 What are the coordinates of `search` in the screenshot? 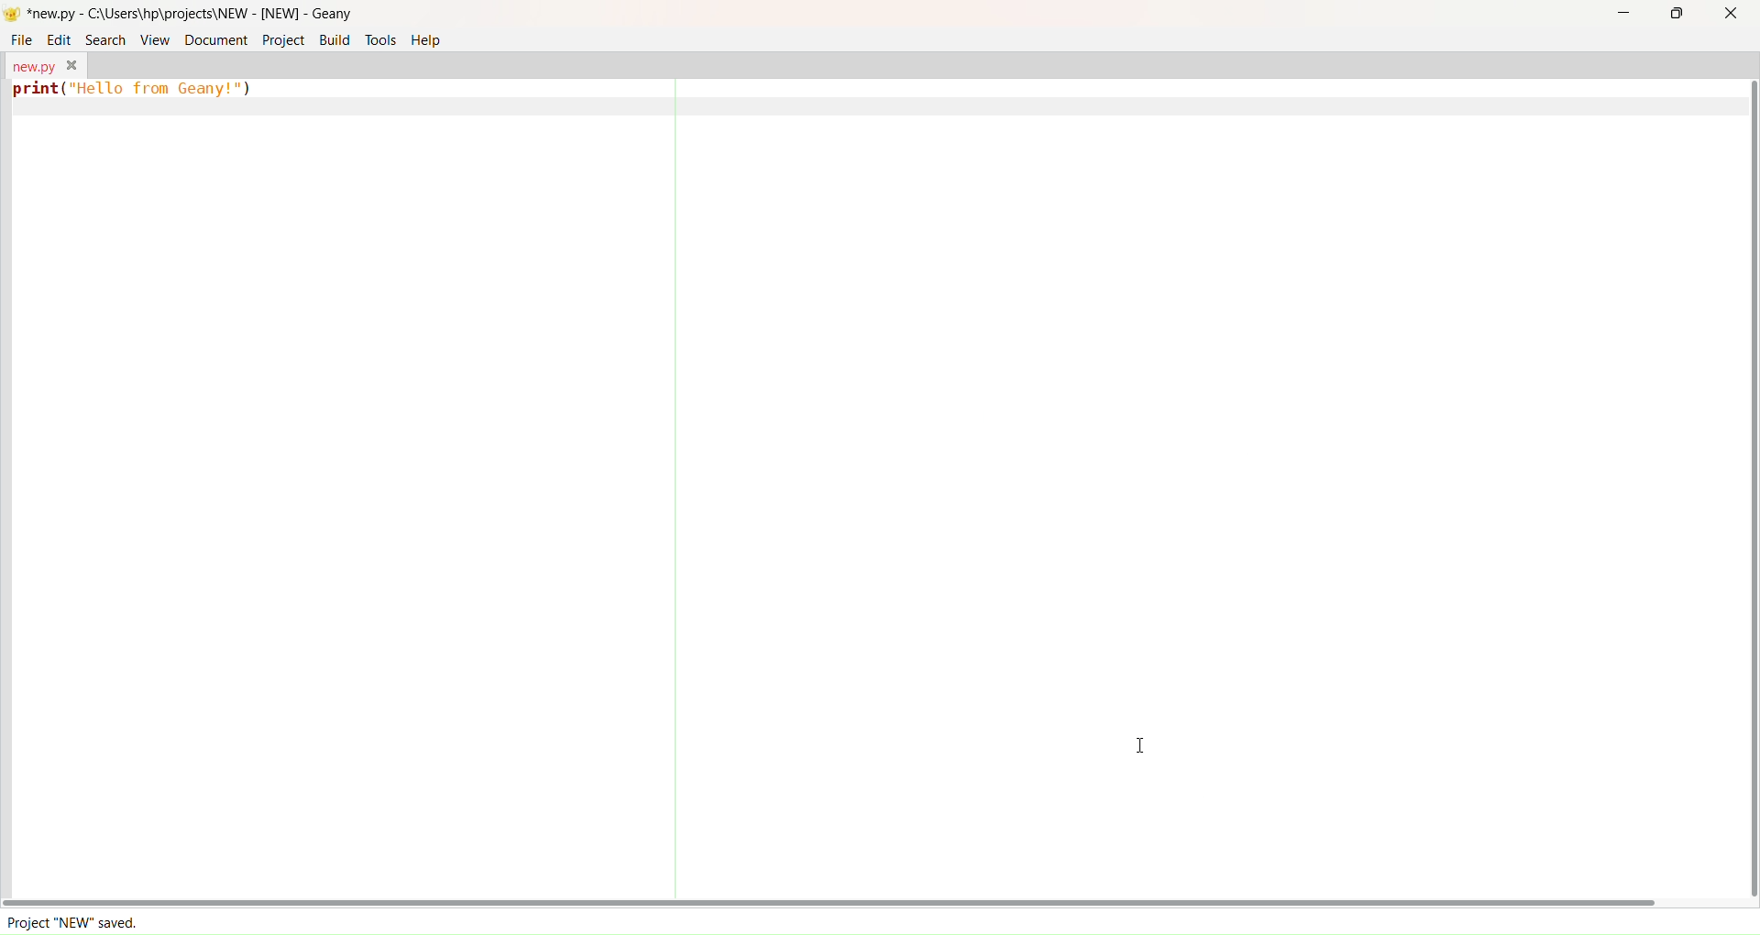 It's located at (102, 38).